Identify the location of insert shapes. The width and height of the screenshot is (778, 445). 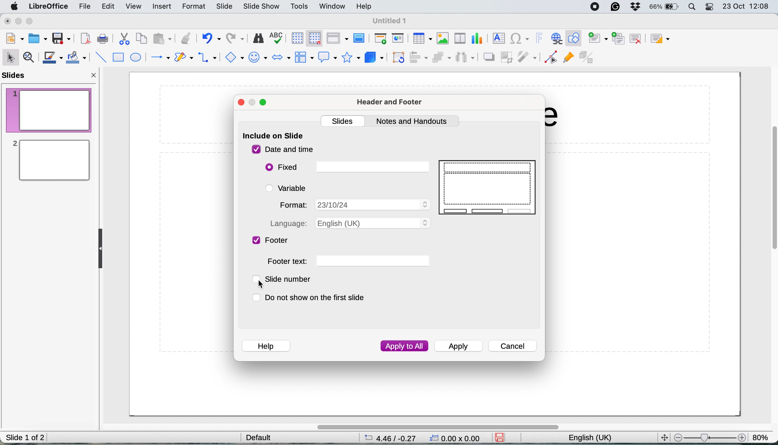
(233, 57).